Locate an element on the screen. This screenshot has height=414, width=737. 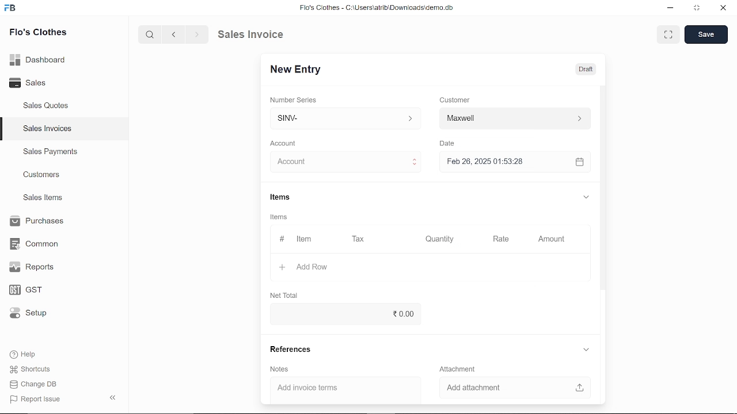
Feb 26, 2025 01:53:28 is located at coordinates (501, 162).